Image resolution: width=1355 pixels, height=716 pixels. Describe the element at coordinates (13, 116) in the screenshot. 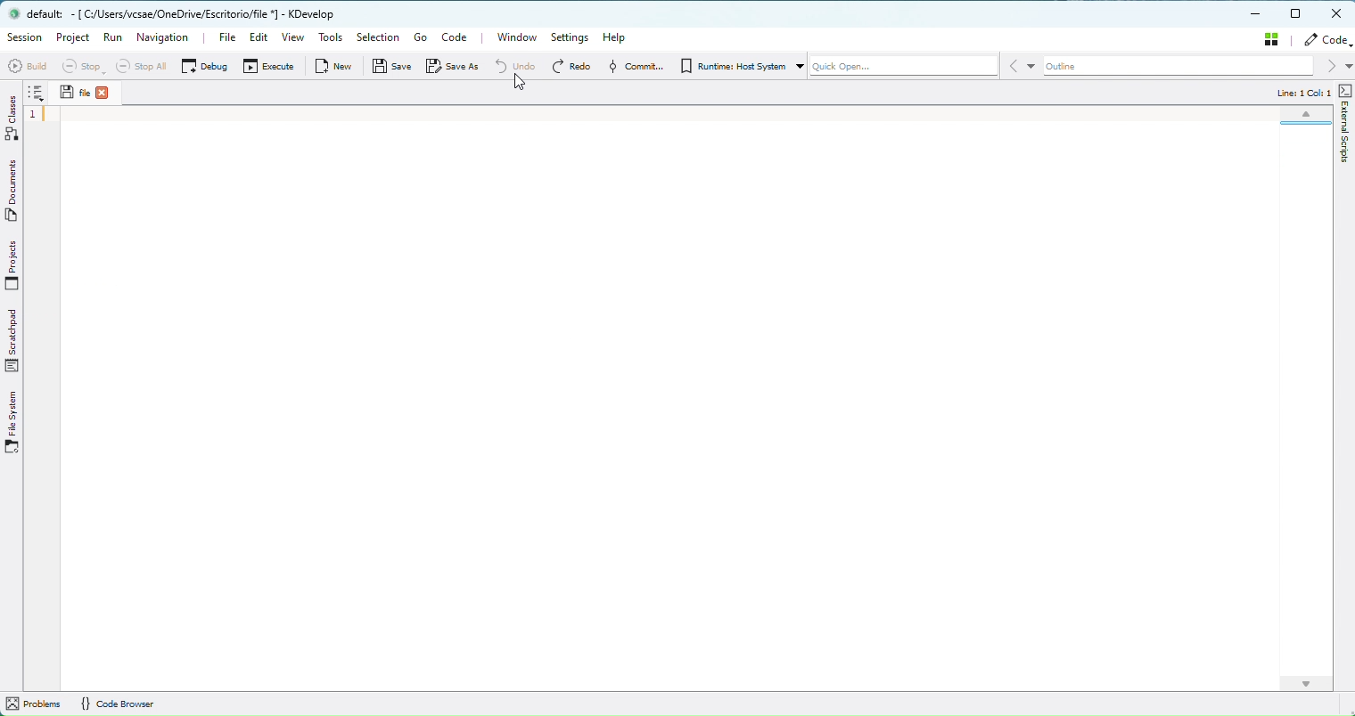

I see `Classes` at that location.